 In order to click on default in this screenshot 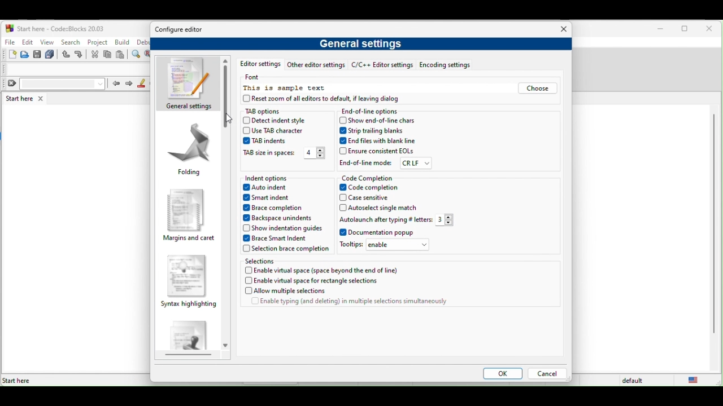, I will do `click(634, 381)`.